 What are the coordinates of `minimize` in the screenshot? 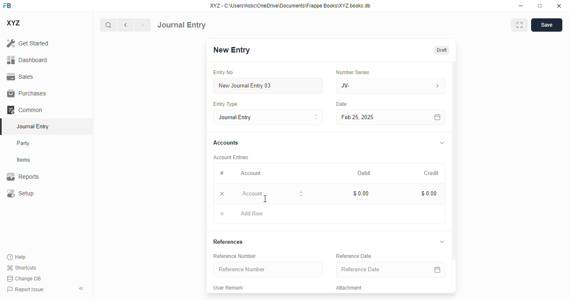 It's located at (521, 5).